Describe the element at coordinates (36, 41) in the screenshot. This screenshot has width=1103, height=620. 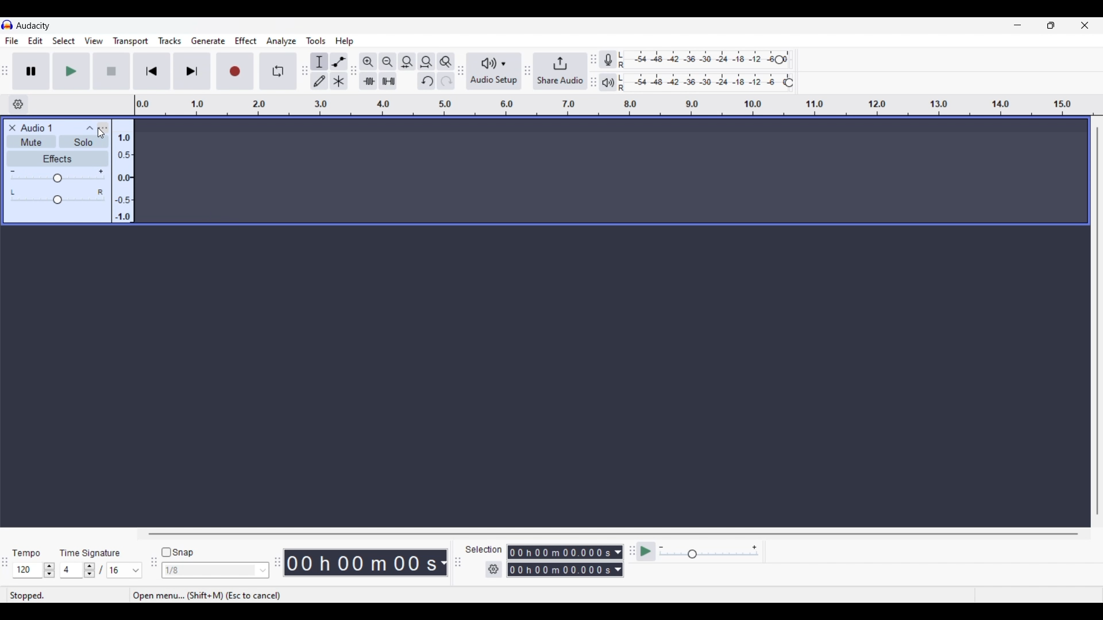
I see `Edit menu` at that location.